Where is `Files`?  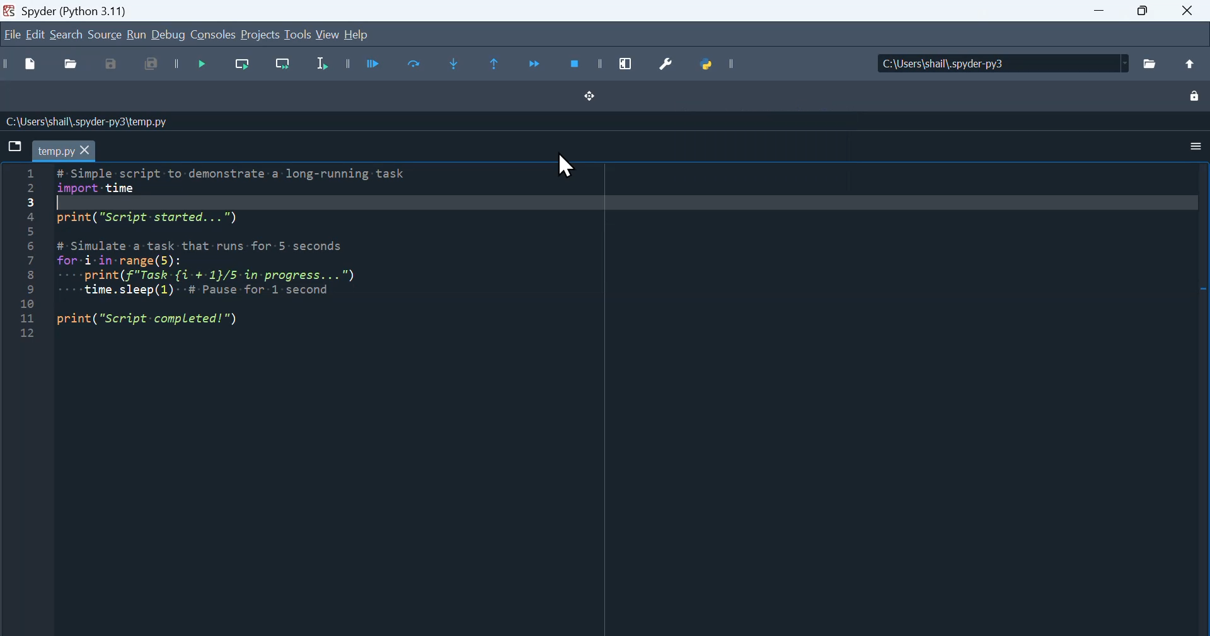
Files is located at coordinates (1151, 61).